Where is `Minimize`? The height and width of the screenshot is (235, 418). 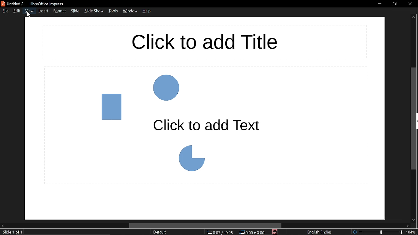
Minimize is located at coordinates (379, 4).